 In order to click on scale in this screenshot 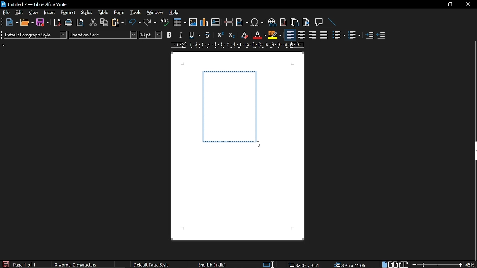, I will do `click(237, 45)`.